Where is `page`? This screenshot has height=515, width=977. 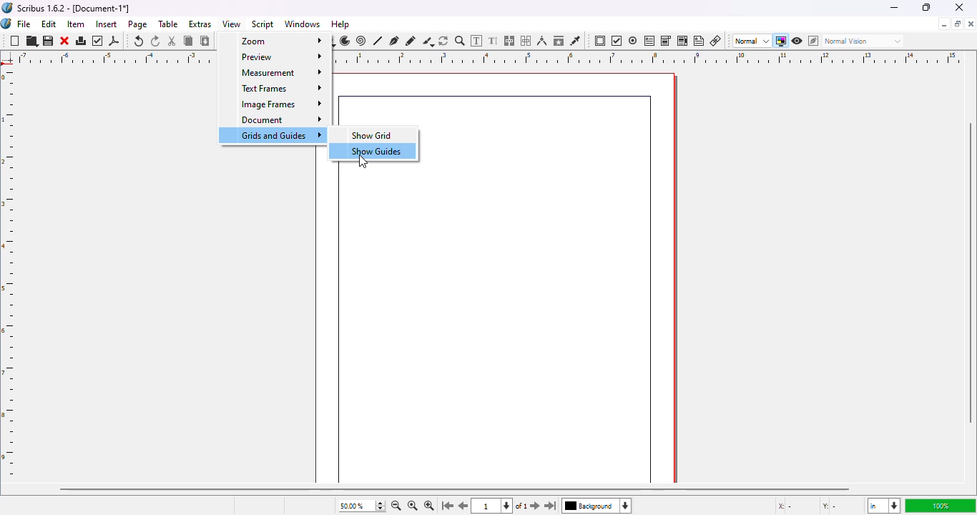
page is located at coordinates (139, 24).